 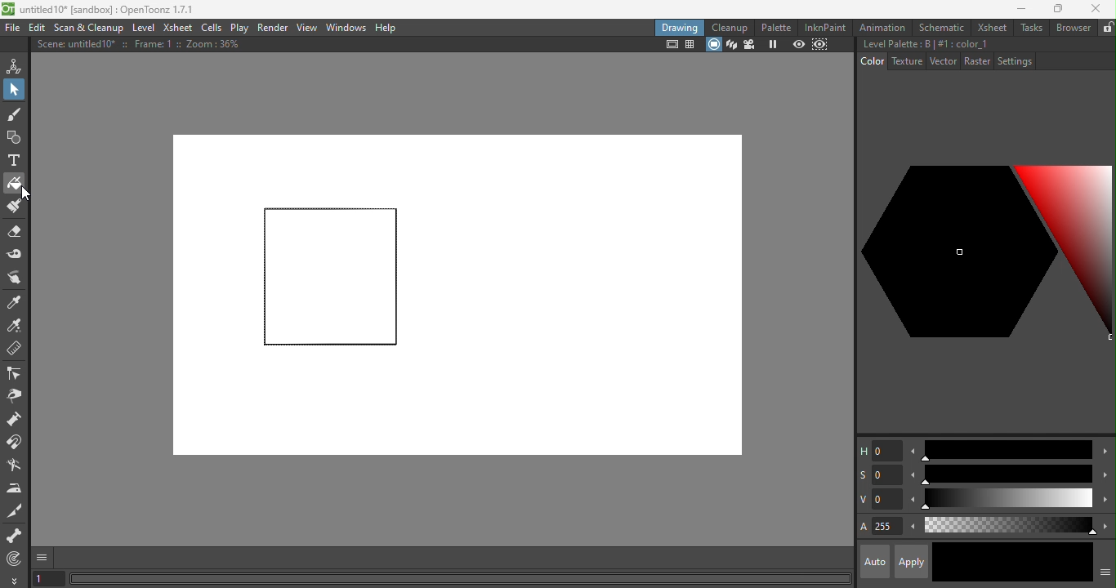 What do you see at coordinates (730, 45) in the screenshot?
I see `3D View` at bounding box center [730, 45].